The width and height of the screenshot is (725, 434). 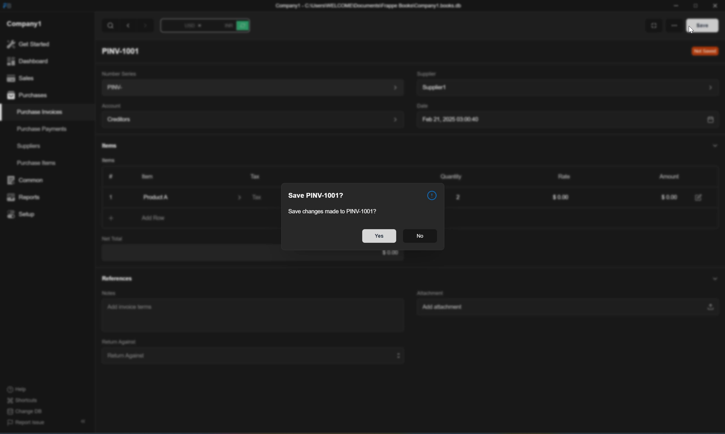 I want to click on Notes, so click(x=107, y=293).